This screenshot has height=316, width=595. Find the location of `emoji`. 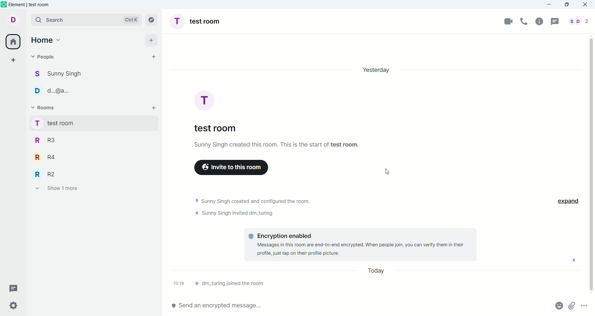

emoji is located at coordinates (556, 306).